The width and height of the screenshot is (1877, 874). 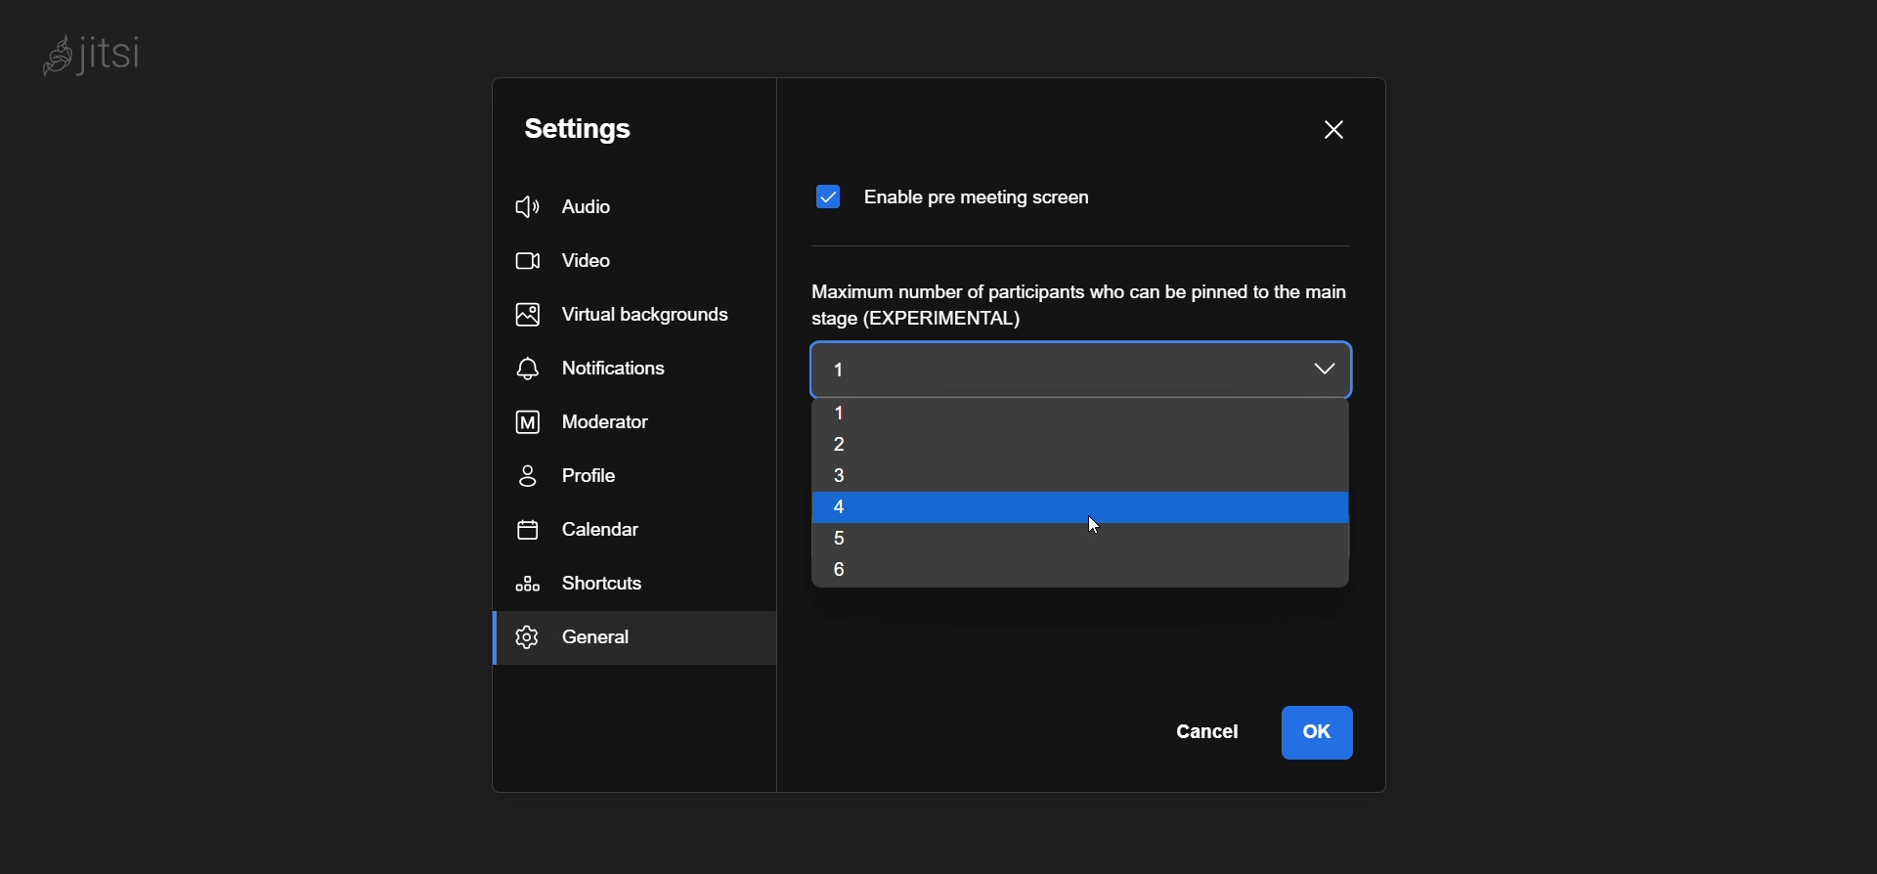 What do you see at coordinates (600, 369) in the screenshot?
I see `notification` at bounding box center [600, 369].